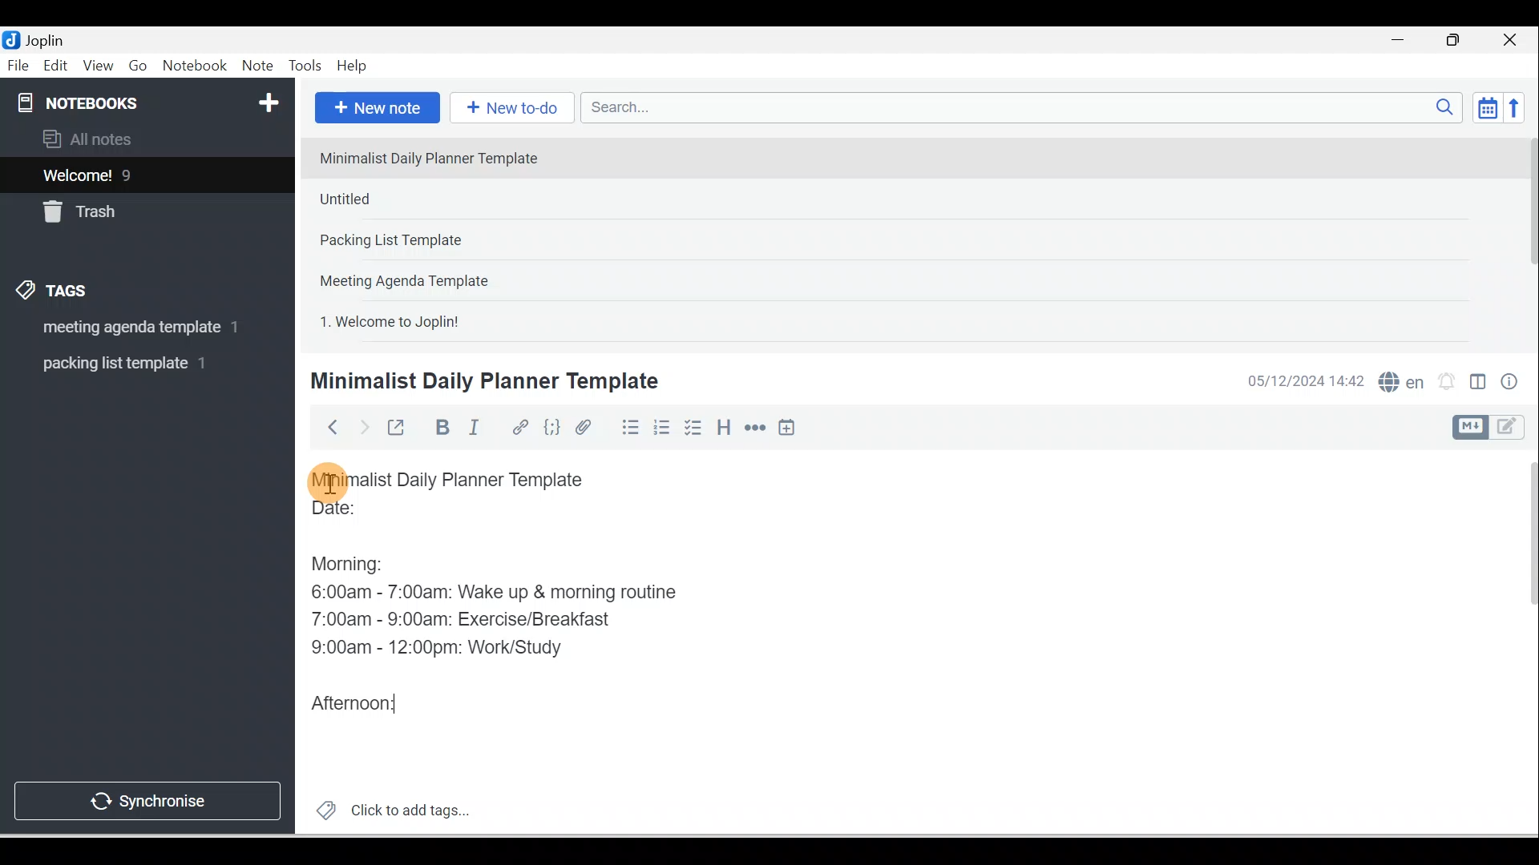 The width and height of the screenshot is (1539, 865). What do you see at coordinates (57, 293) in the screenshot?
I see `Tags` at bounding box center [57, 293].